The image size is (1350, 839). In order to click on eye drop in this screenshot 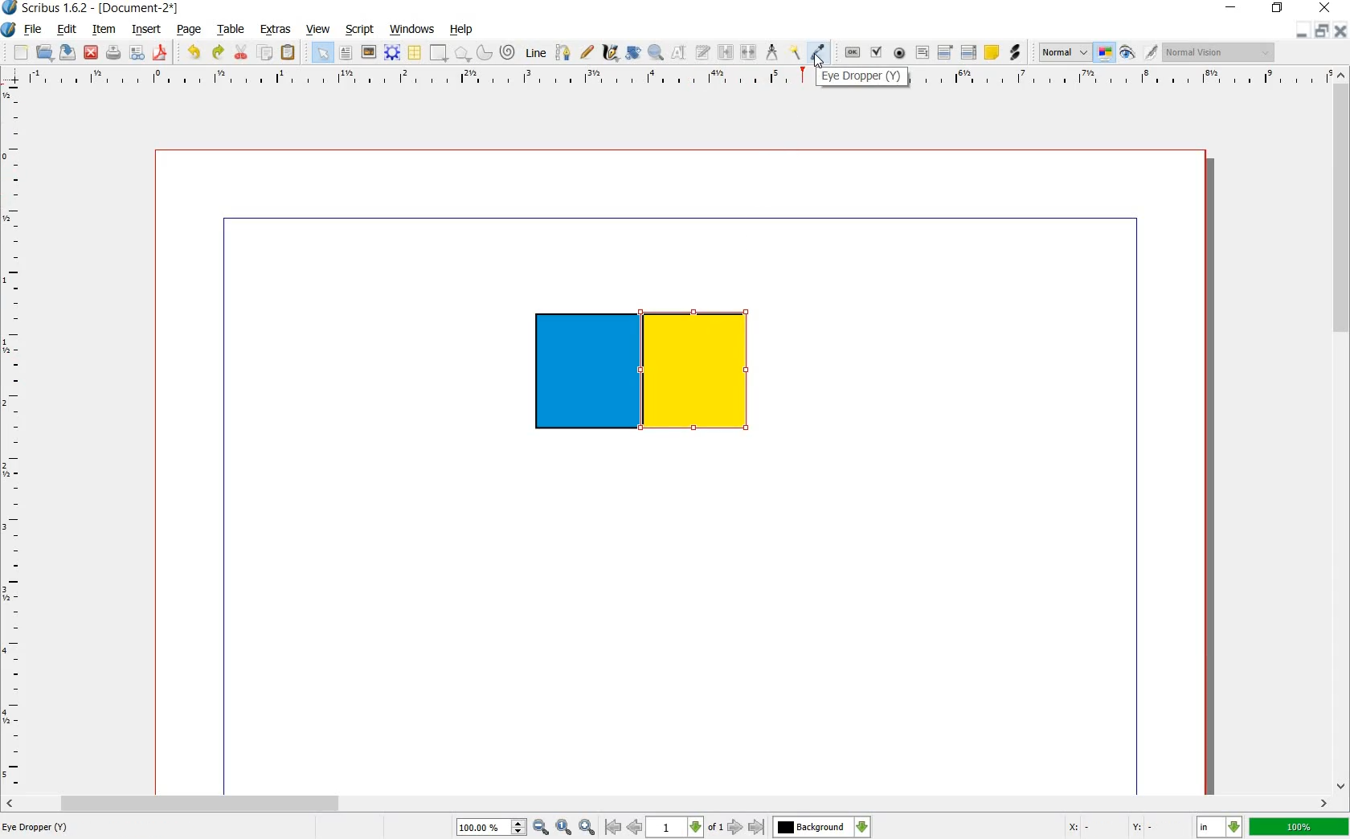, I will do `click(819, 51)`.